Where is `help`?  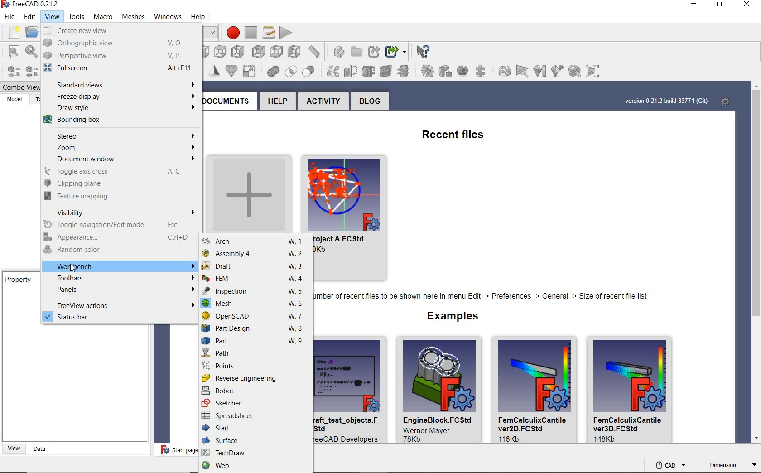
help is located at coordinates (277, 102).